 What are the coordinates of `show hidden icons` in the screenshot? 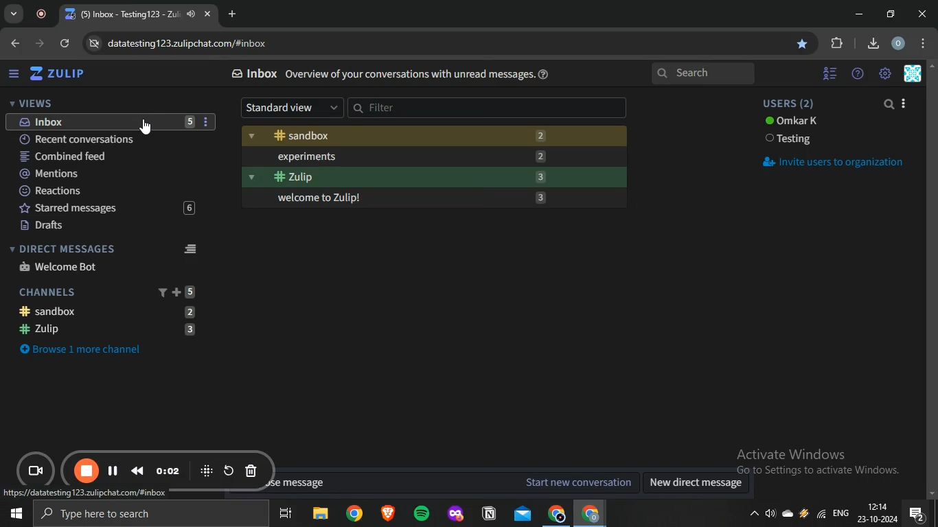 It's located at (753, 517).